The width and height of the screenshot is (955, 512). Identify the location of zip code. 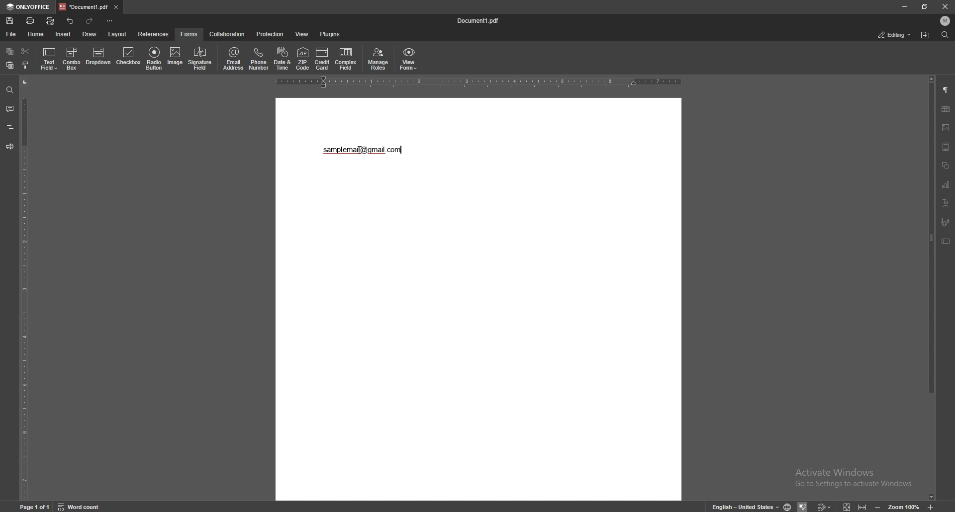
(303, 60).